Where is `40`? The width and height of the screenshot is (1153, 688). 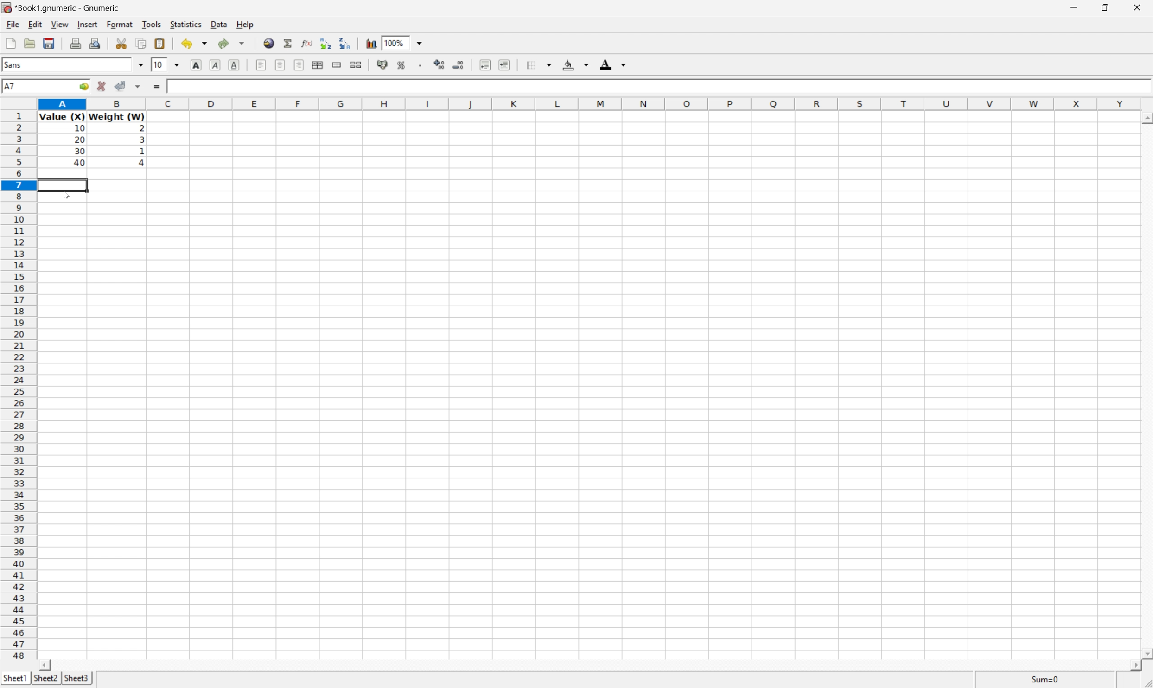
40 is located at coordinates (80, 163).